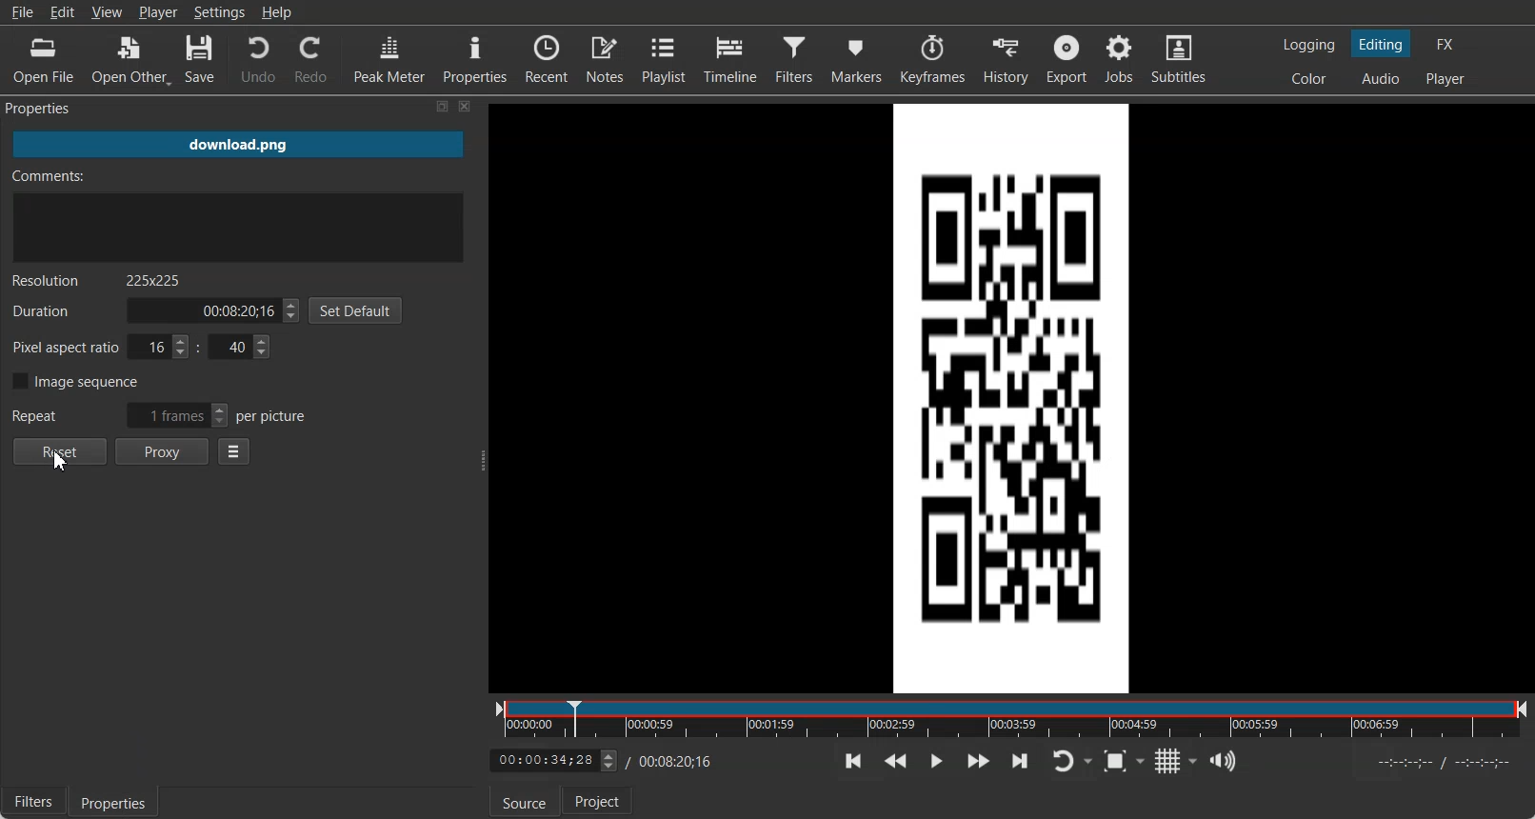 The width and height of the screenshot is (1535, 819). I want to click on Timeline, so click(730, 59).